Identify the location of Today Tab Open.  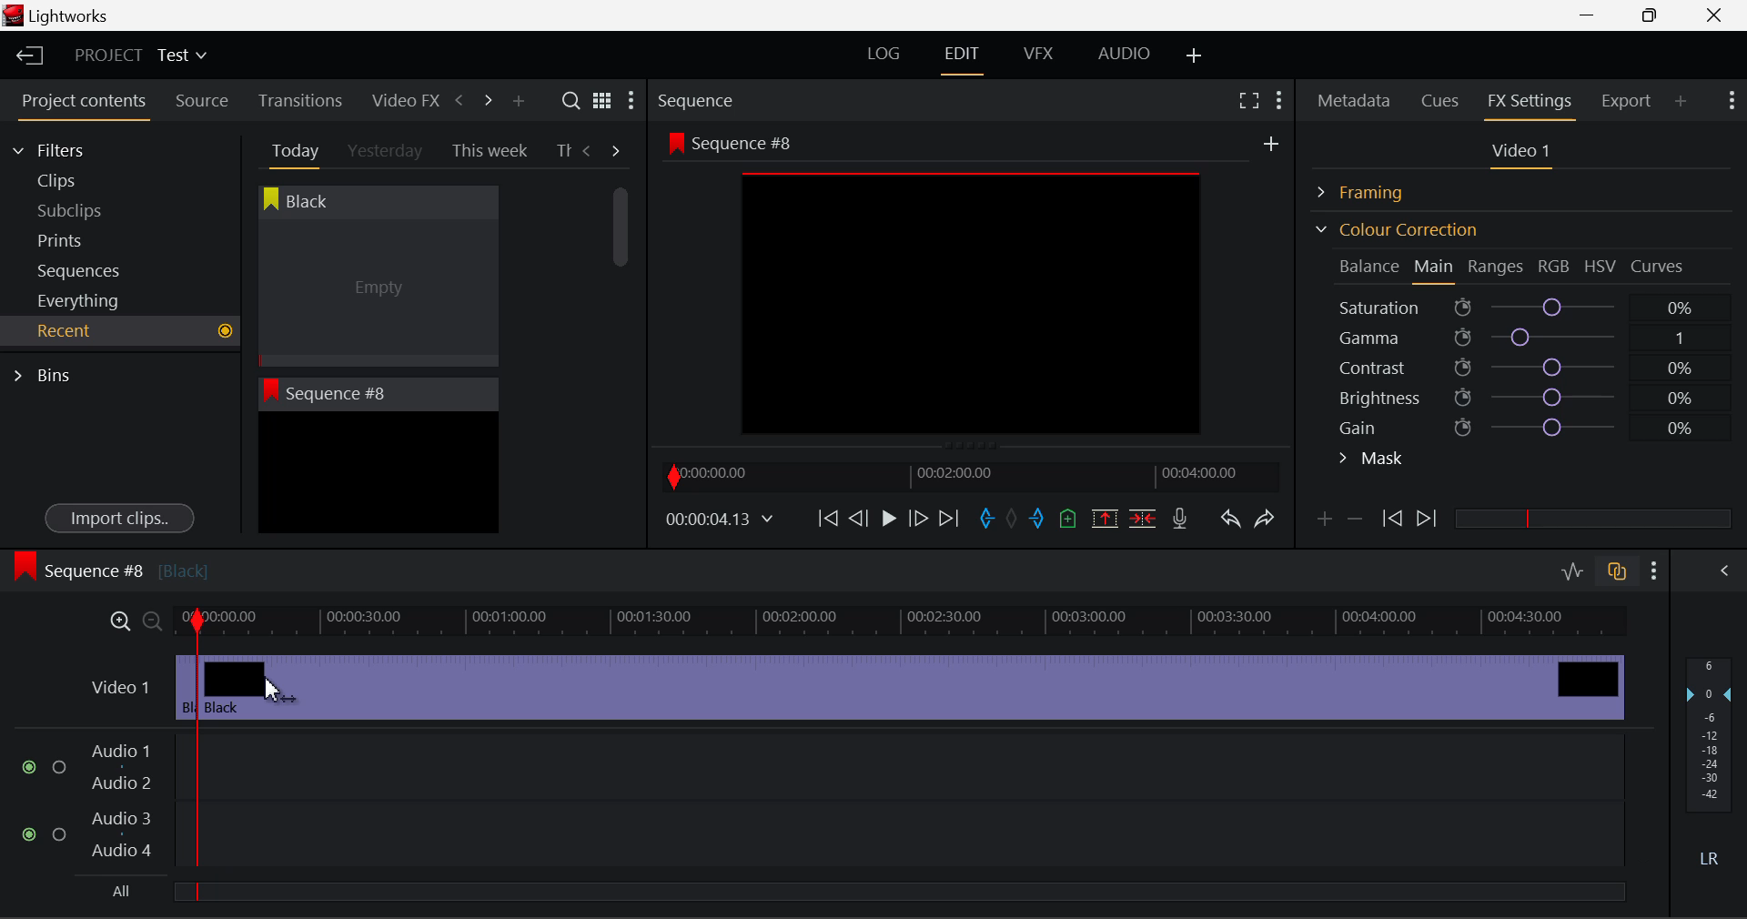
(291, 150).